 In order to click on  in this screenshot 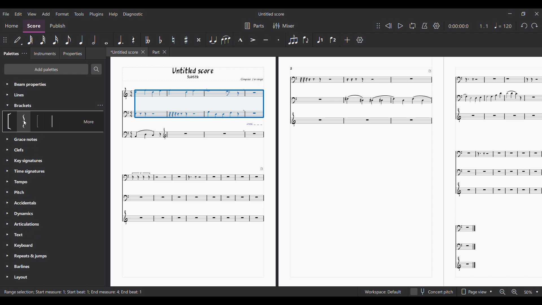, I will do `click(498, 79)`.